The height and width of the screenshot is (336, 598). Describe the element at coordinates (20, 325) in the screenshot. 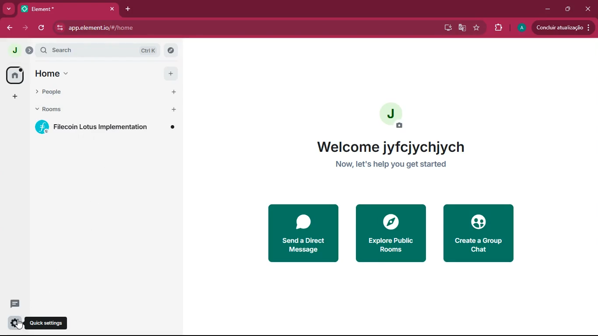

I see `Cursor` at that location.